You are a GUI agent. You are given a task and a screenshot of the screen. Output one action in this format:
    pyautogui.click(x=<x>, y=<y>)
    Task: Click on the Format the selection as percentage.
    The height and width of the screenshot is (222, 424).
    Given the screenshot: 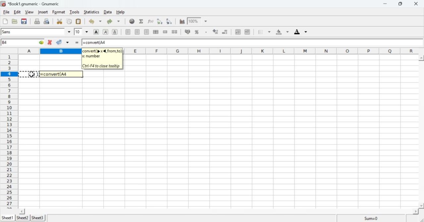 What is the action you would take?
    pyautogui.click(x=198, y=32)
    